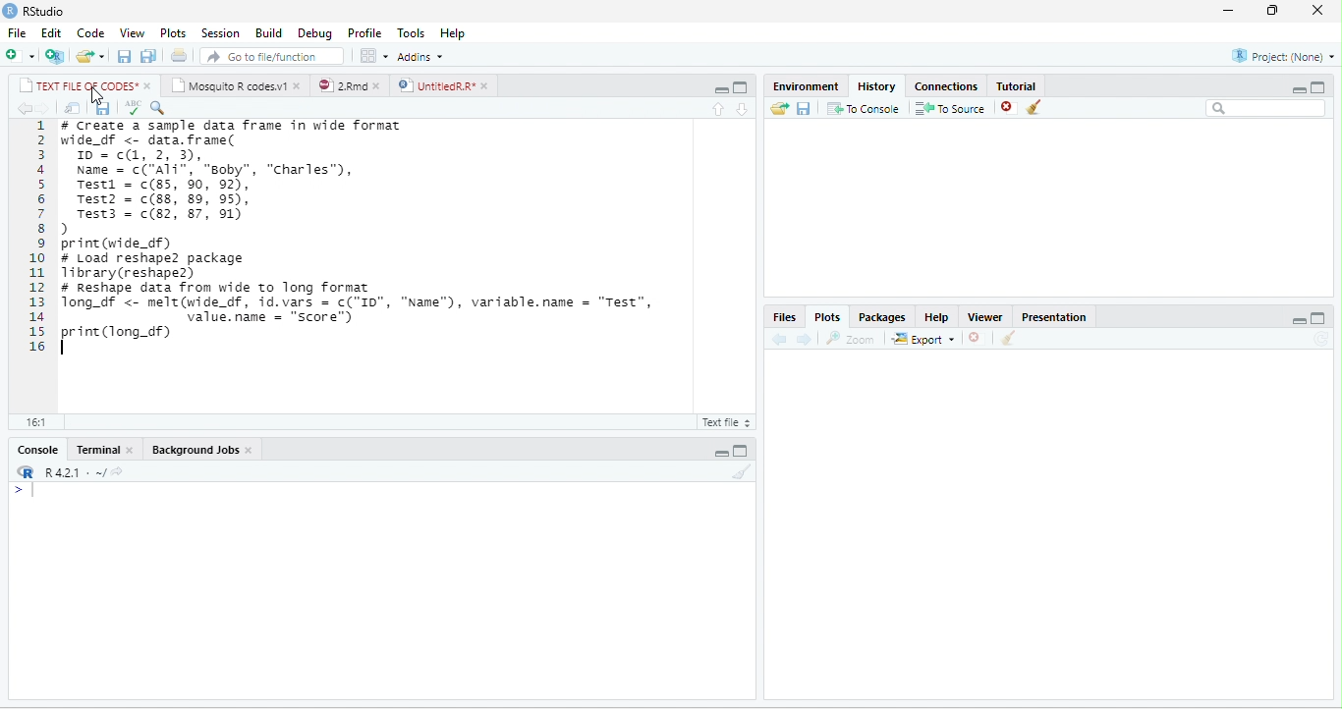 This screenshot has width=1342, height=709. What do you see at coordinates (985, 317) in the screenshot?
I see `Viewer` at bounding box center [985, 317].